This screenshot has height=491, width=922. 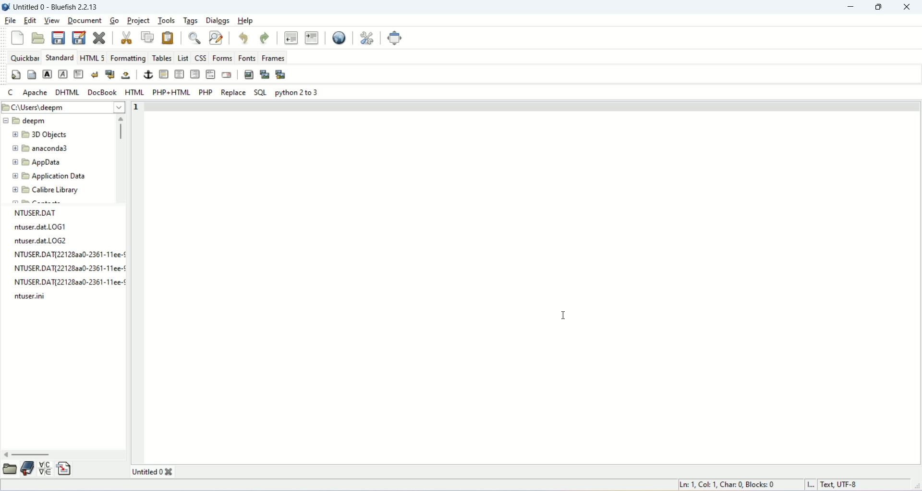 What do you see at coordinates (24, 57) in the screenshot?
I see `quickbar` at bounding box center [24, 57].